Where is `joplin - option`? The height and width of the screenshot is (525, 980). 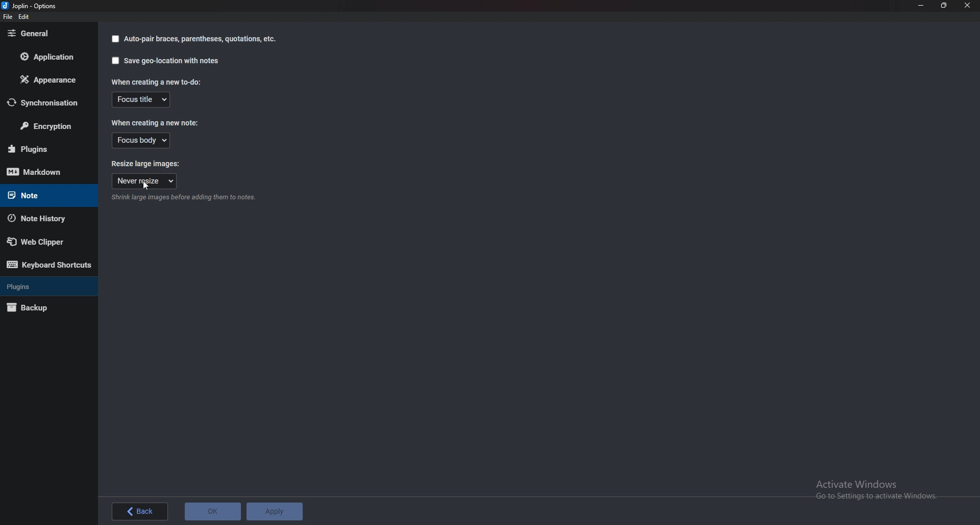
joplin - option is located at coordinates (31, 6).